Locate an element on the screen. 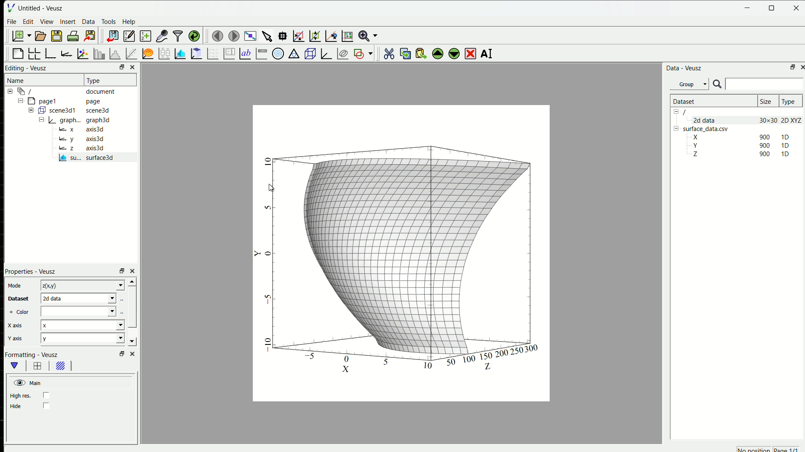 Image resolution: width=805 pixels, height=452 pixels. Text label is located at coordinates (246, 53).